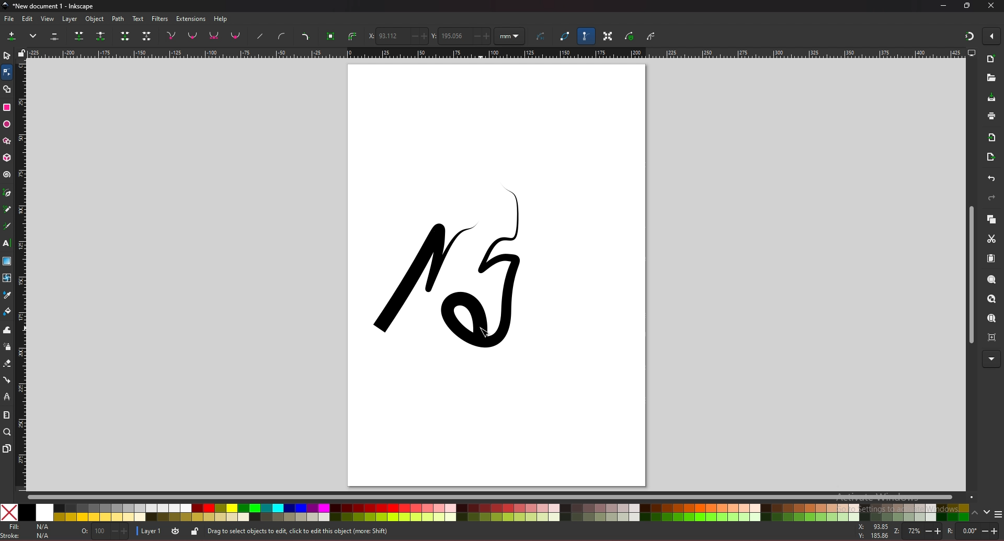 The height and width of the screenshot is (541, 1004). Describe the element at coordinates (72, 19) in the screenshot. I see `layer` at that location.